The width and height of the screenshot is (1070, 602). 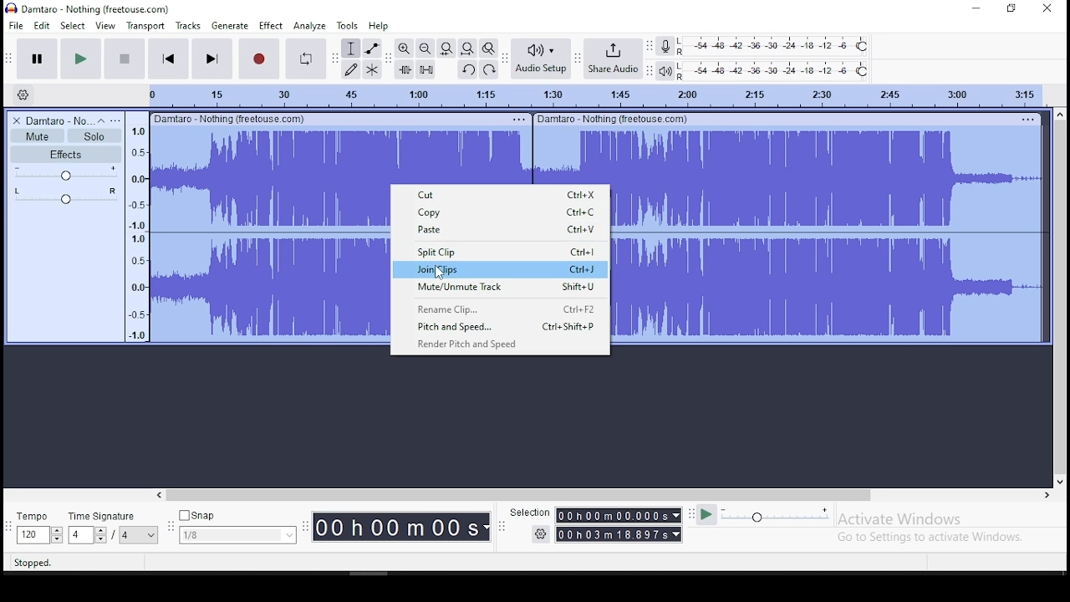 What do you see at coordinates (586, 95) in the screenshot?
I see `timeline` at bounding box center [586, 95].